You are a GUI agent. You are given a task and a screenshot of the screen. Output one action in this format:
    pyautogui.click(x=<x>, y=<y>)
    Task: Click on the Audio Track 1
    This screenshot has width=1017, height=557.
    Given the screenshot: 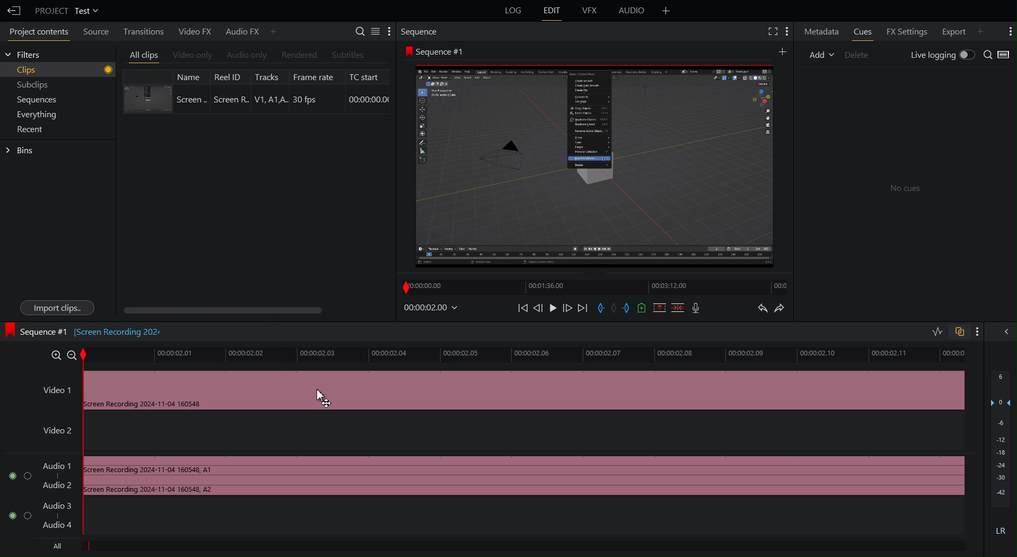 What is the action you would take?
    pyautogui.click(x=482, y=477)
    